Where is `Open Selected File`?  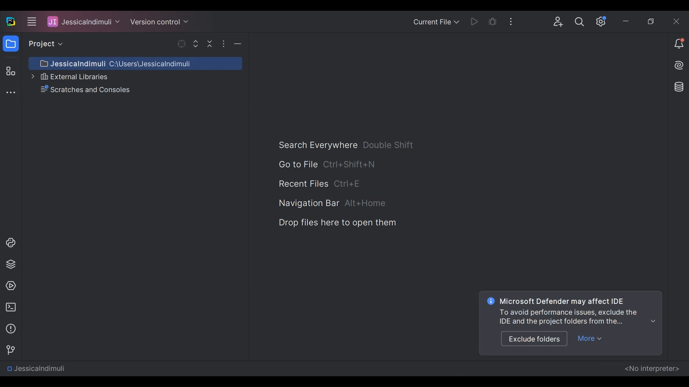 Open Selected File is located at coordinates (181, 44).